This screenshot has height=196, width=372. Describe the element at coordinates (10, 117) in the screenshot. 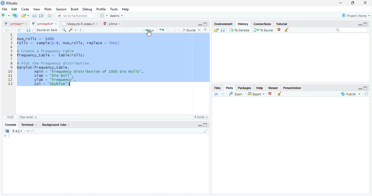

I see `1:1` at that location.